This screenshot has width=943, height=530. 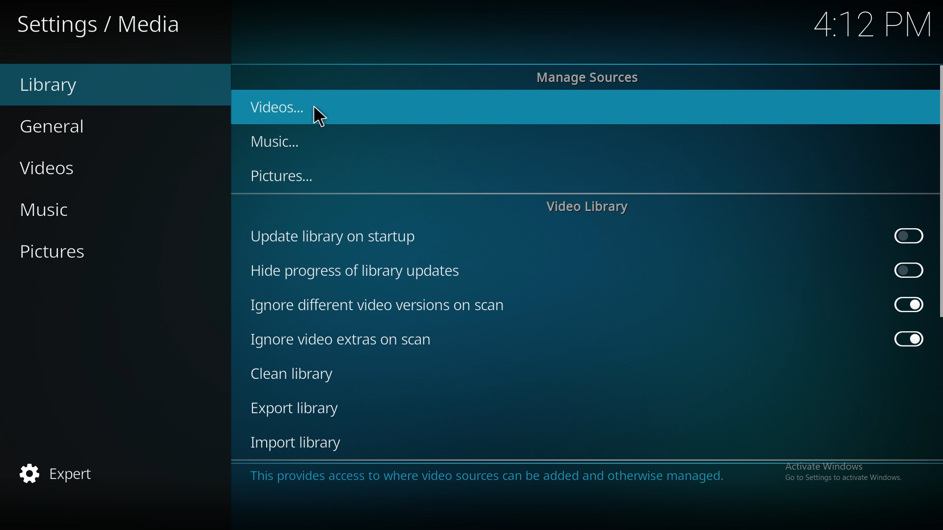 I want to click on on, so click(x=908, y=235).